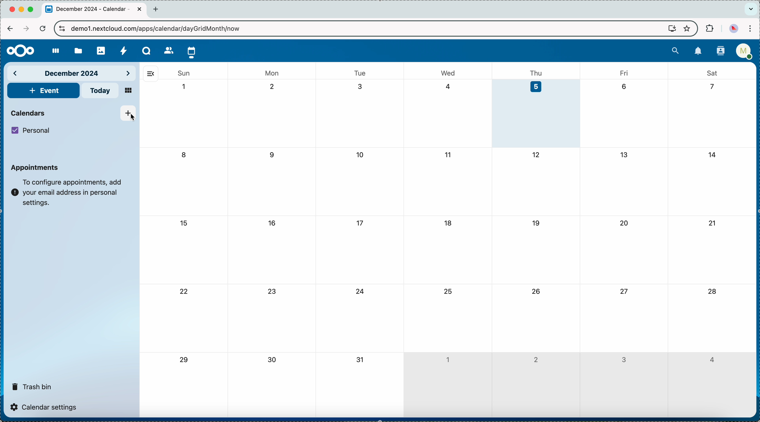 Image resolution: width=760 pixels, height=422 pixels. What do you see at coordinates (744, 53) in the screenshot?
I see `user profile` at bounding box center [744, 53].